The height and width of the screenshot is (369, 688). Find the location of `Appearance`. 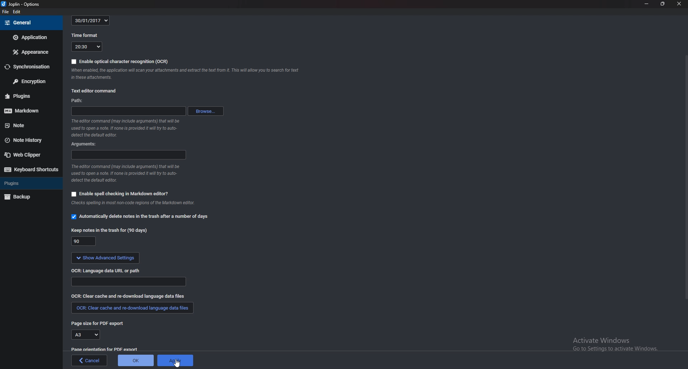

Appearance is located at coordinates (30, 51).